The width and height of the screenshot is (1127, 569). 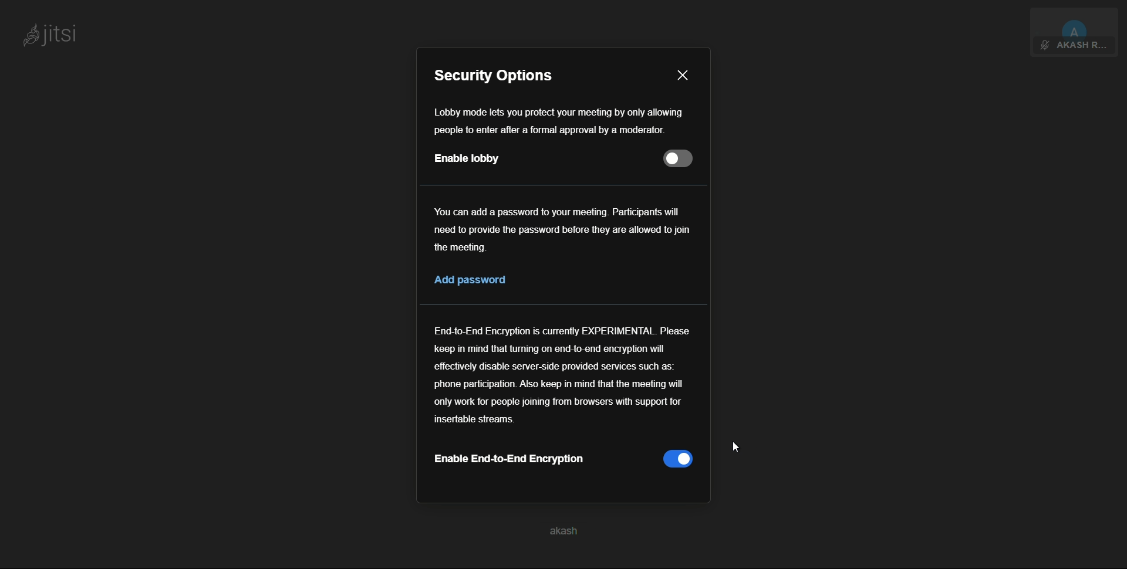 What do you see at coordinates (683, 75) in the screenshot?
I see `close` at bounding box center [683, 75].